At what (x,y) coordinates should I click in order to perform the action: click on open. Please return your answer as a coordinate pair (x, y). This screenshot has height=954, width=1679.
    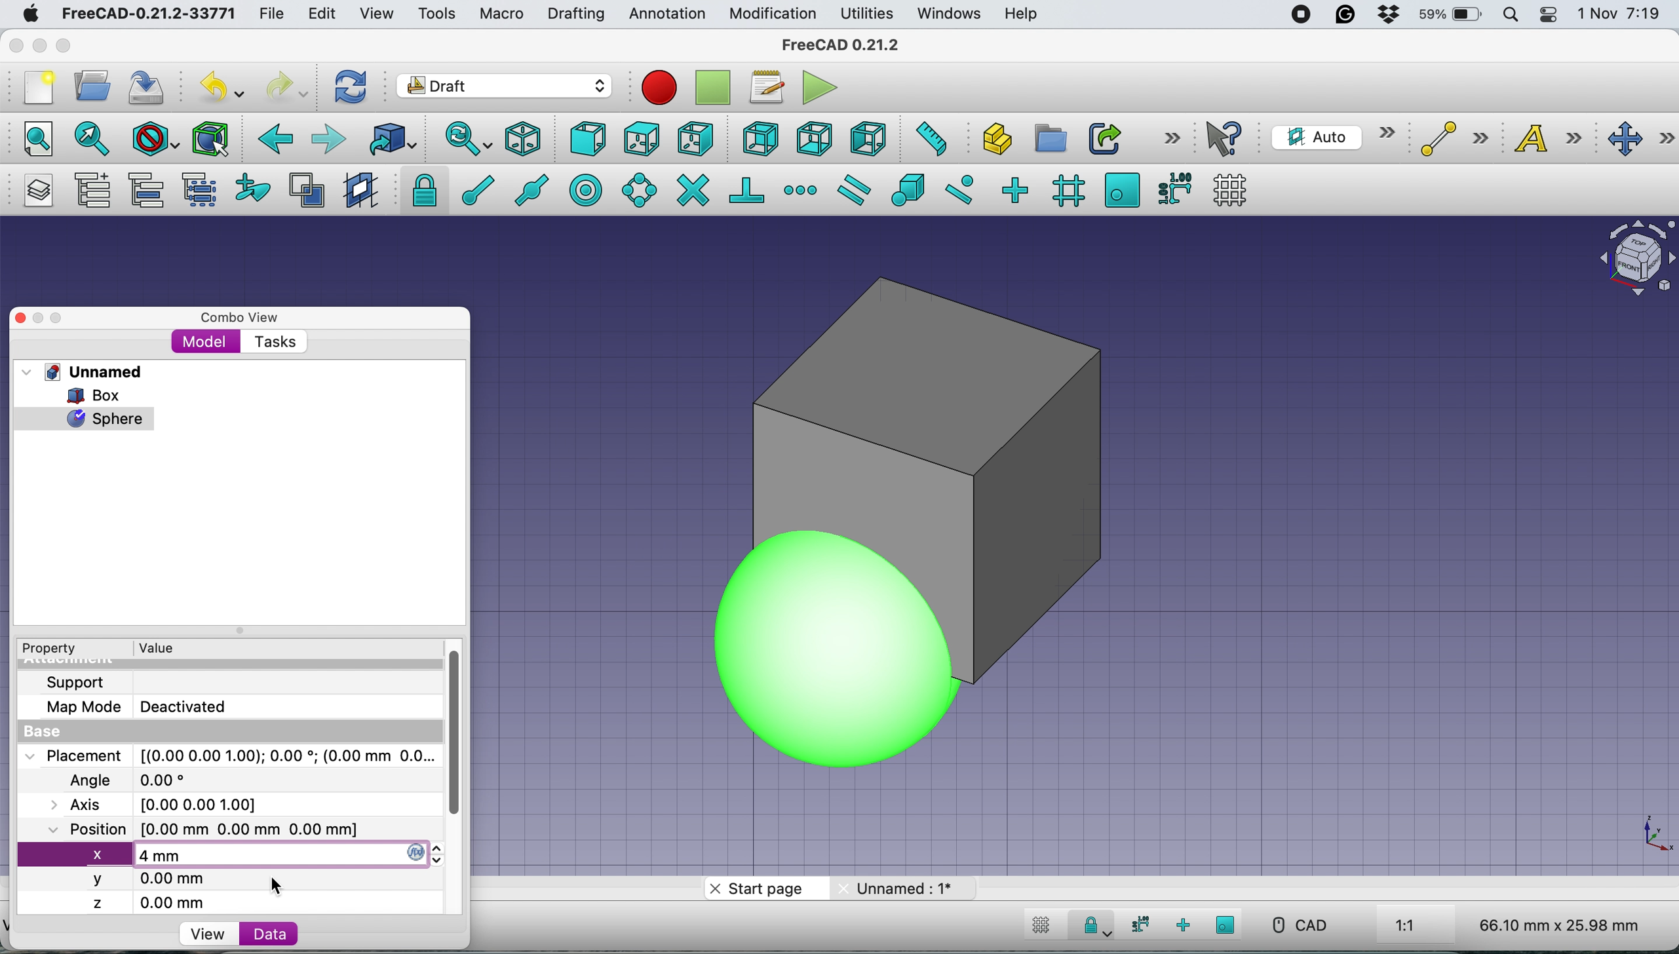
    Looking at the image, I should click on (98, 85).